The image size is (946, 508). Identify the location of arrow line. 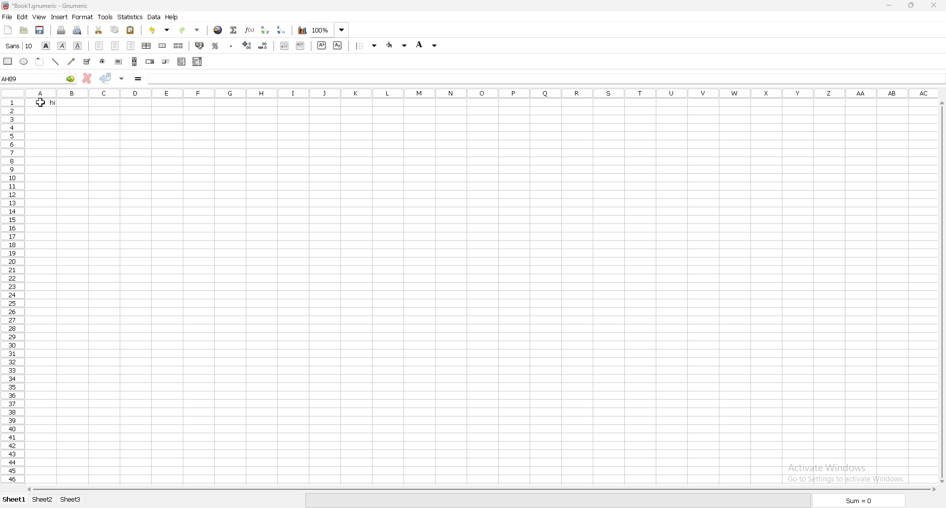
(72, 62).